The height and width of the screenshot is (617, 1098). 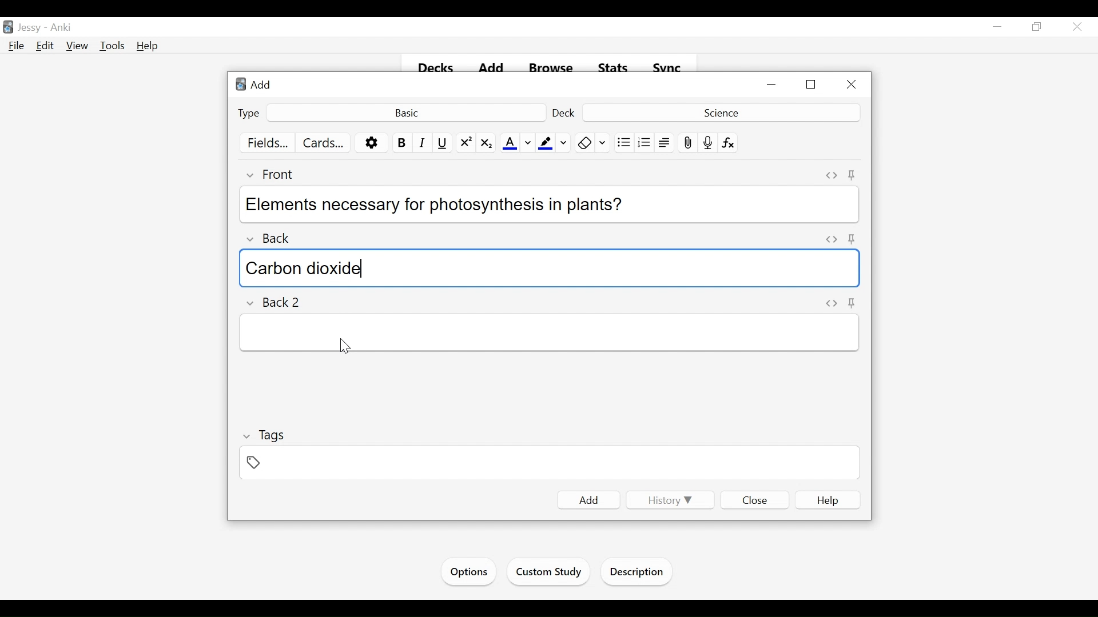 What do you see at coordinates (623, 143) in the screenshot?
I see `Unordered list` at bounding box center [623, 143].